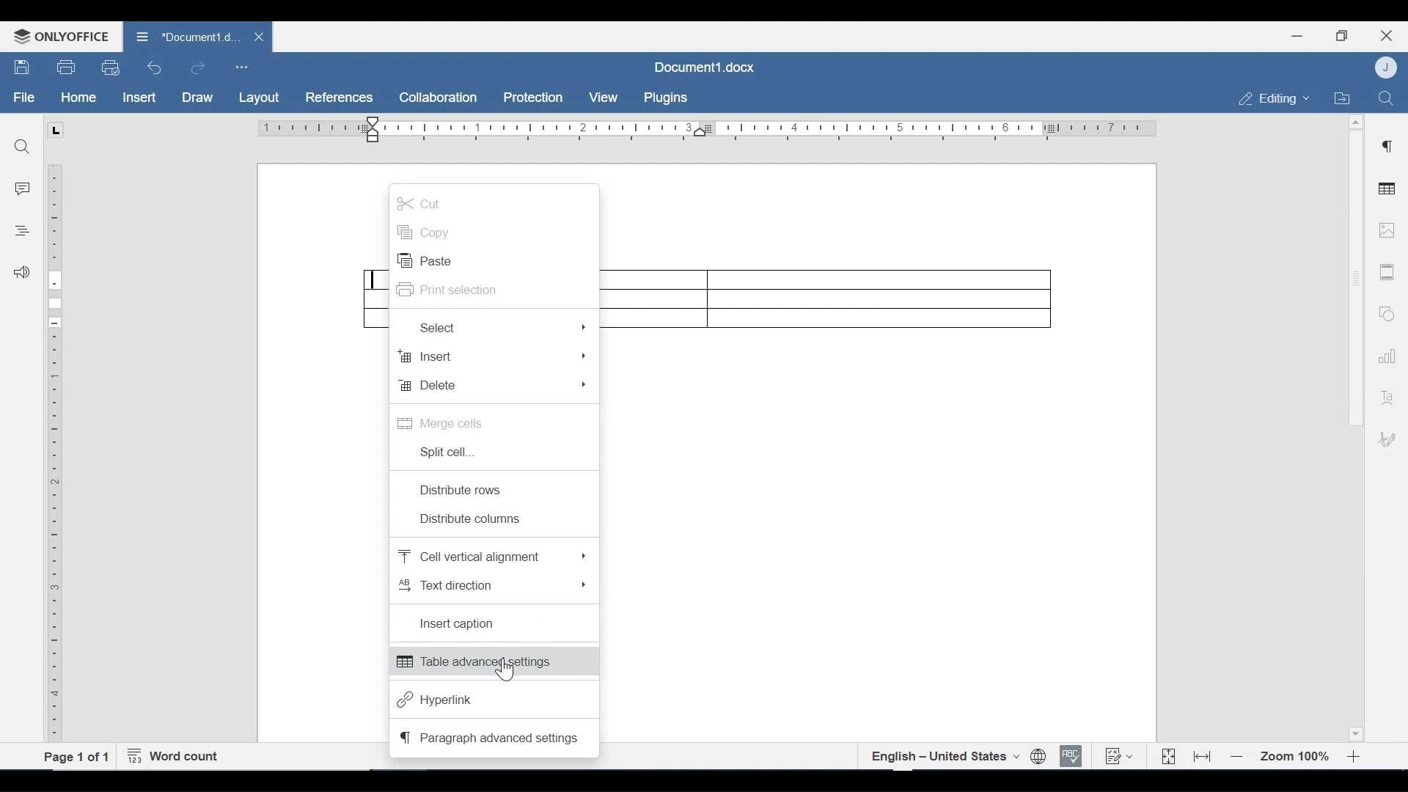  What do you see at coordinates (1118, 755) in the screenshot?
I see `Track Changes` at bounding box center [1118, 755].